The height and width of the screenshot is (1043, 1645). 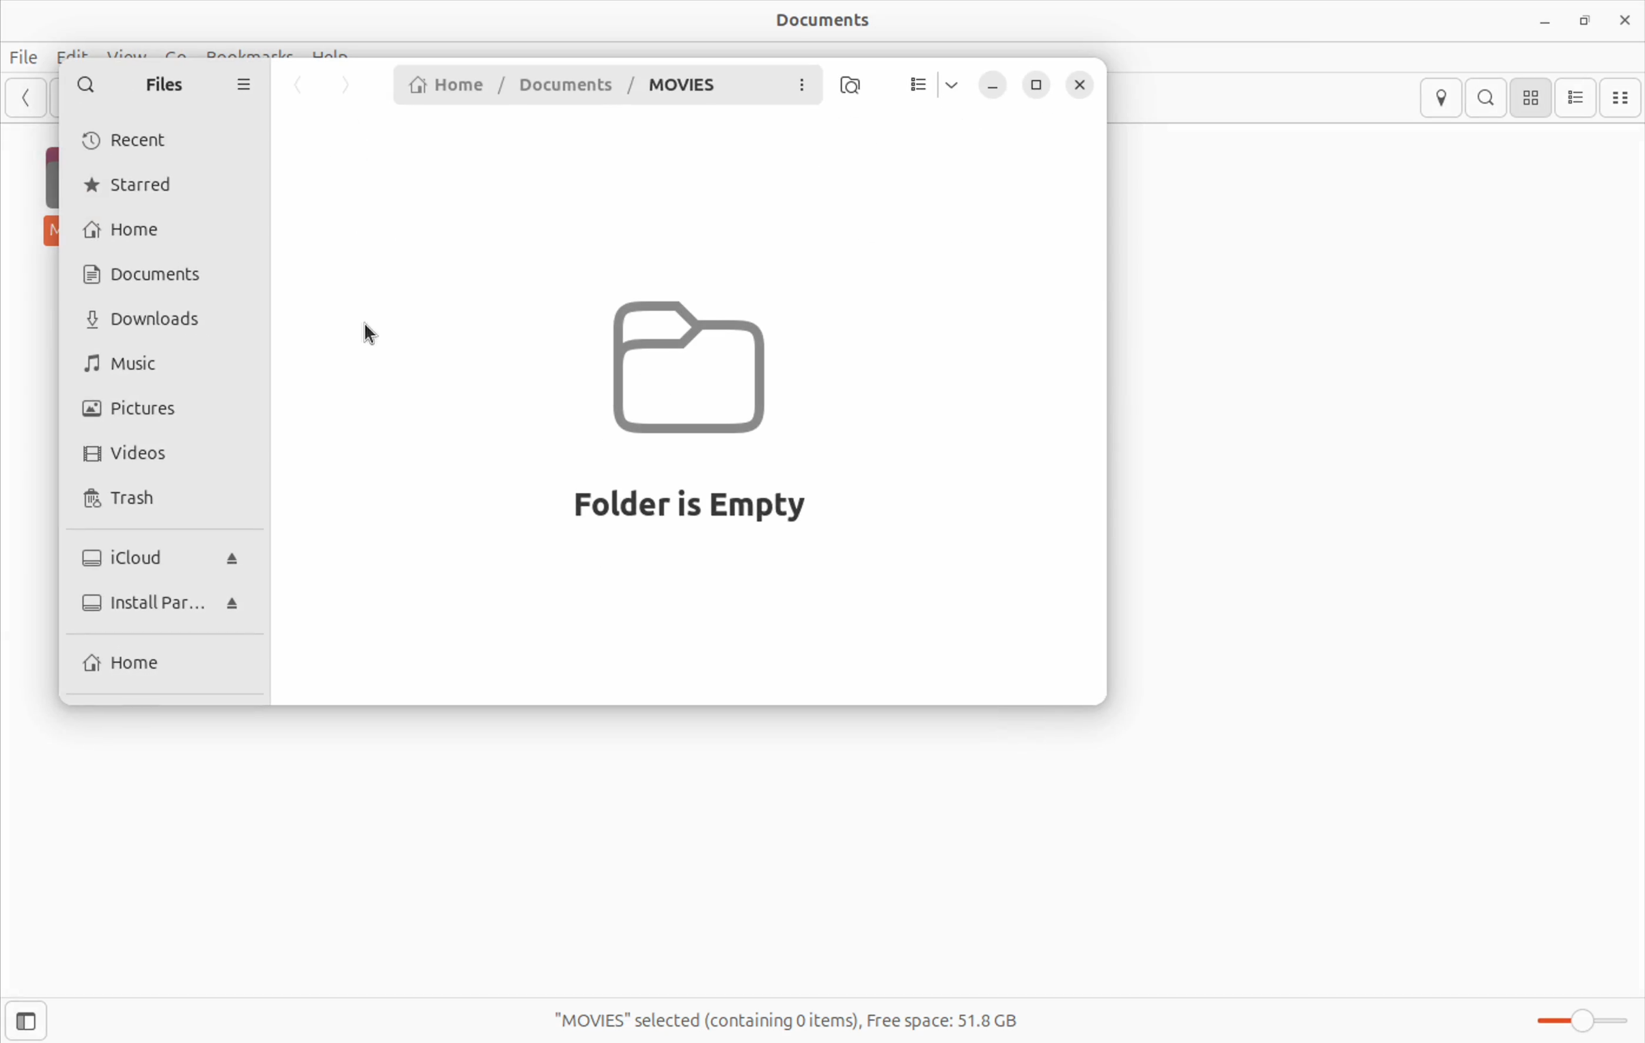 What do you see at coordinates (838, 21) in the screenshot?
I see `Documents` at bounding box center [838, 21].